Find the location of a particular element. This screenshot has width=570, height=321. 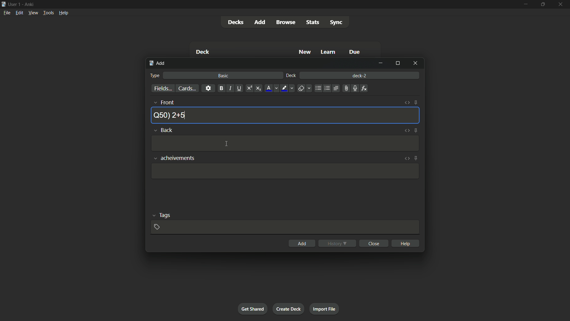

stats is located at coordinates (314, 23).